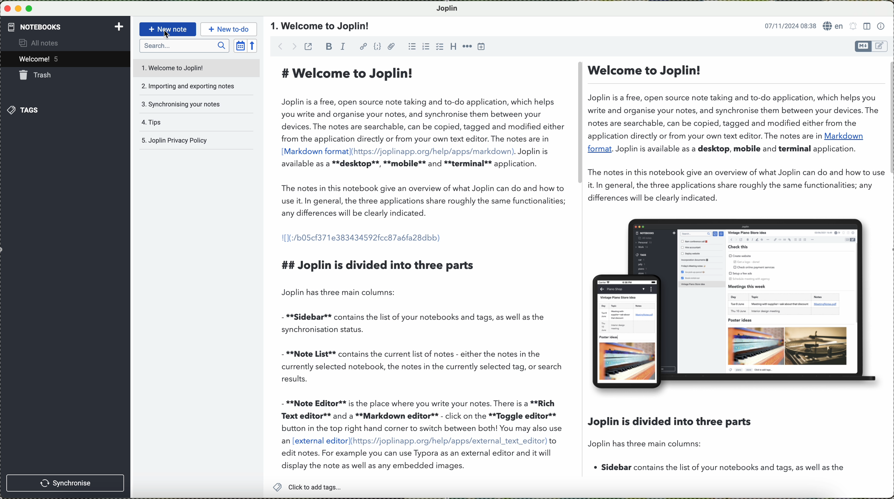 This screenshot has width=894, height=499. Describe the element at coordinates (7, 9) in the screenshot. I see `close` at that location.